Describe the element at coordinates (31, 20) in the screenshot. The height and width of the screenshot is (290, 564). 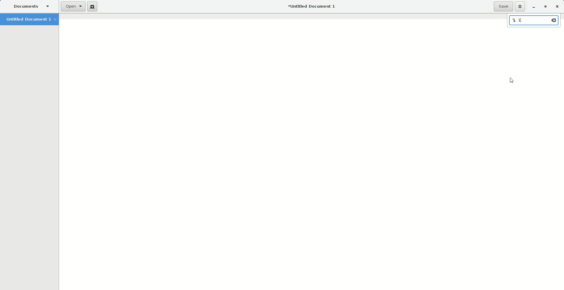
I see `Untitled Document 1` at that location.